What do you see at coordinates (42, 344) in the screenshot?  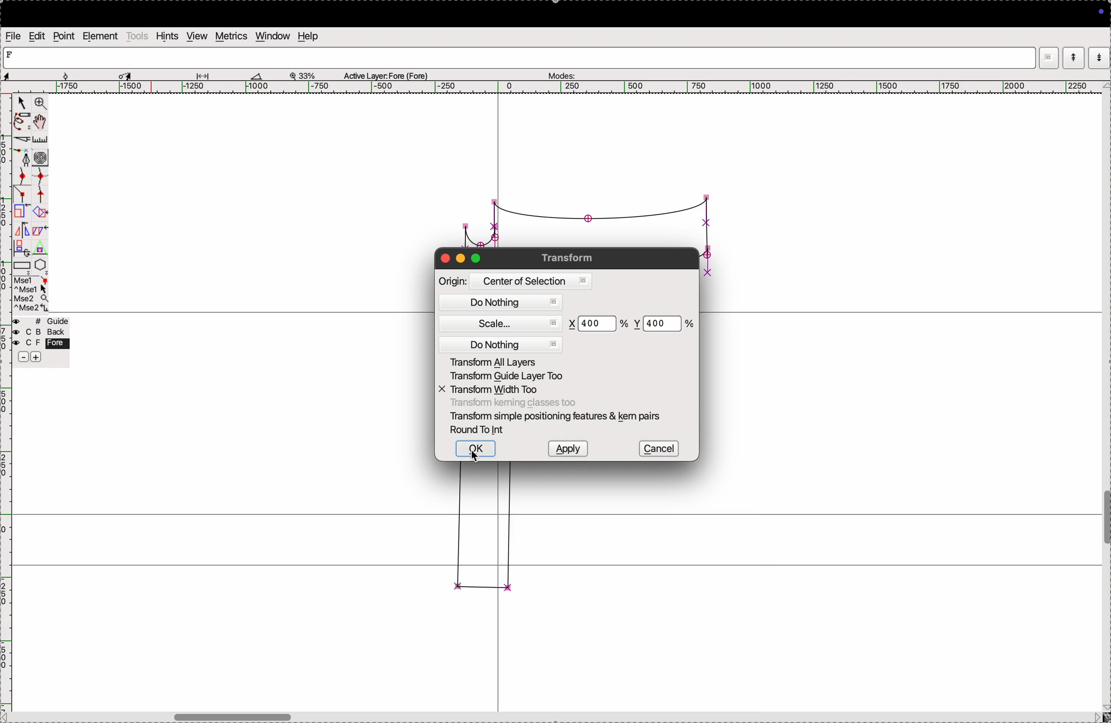 I see `fore` at bounding box center [42, 344].